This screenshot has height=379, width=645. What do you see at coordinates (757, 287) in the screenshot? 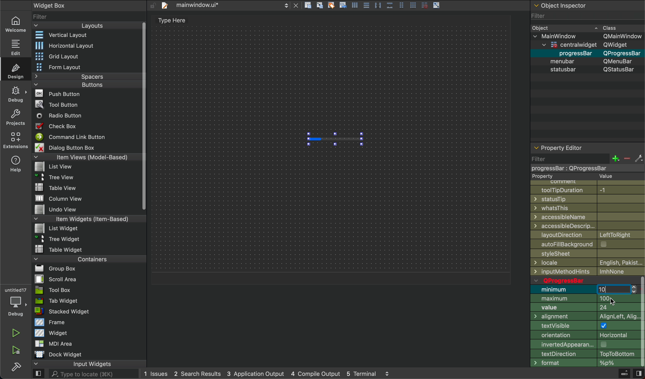
I see `Minimum` at bounding box center [757, 287].